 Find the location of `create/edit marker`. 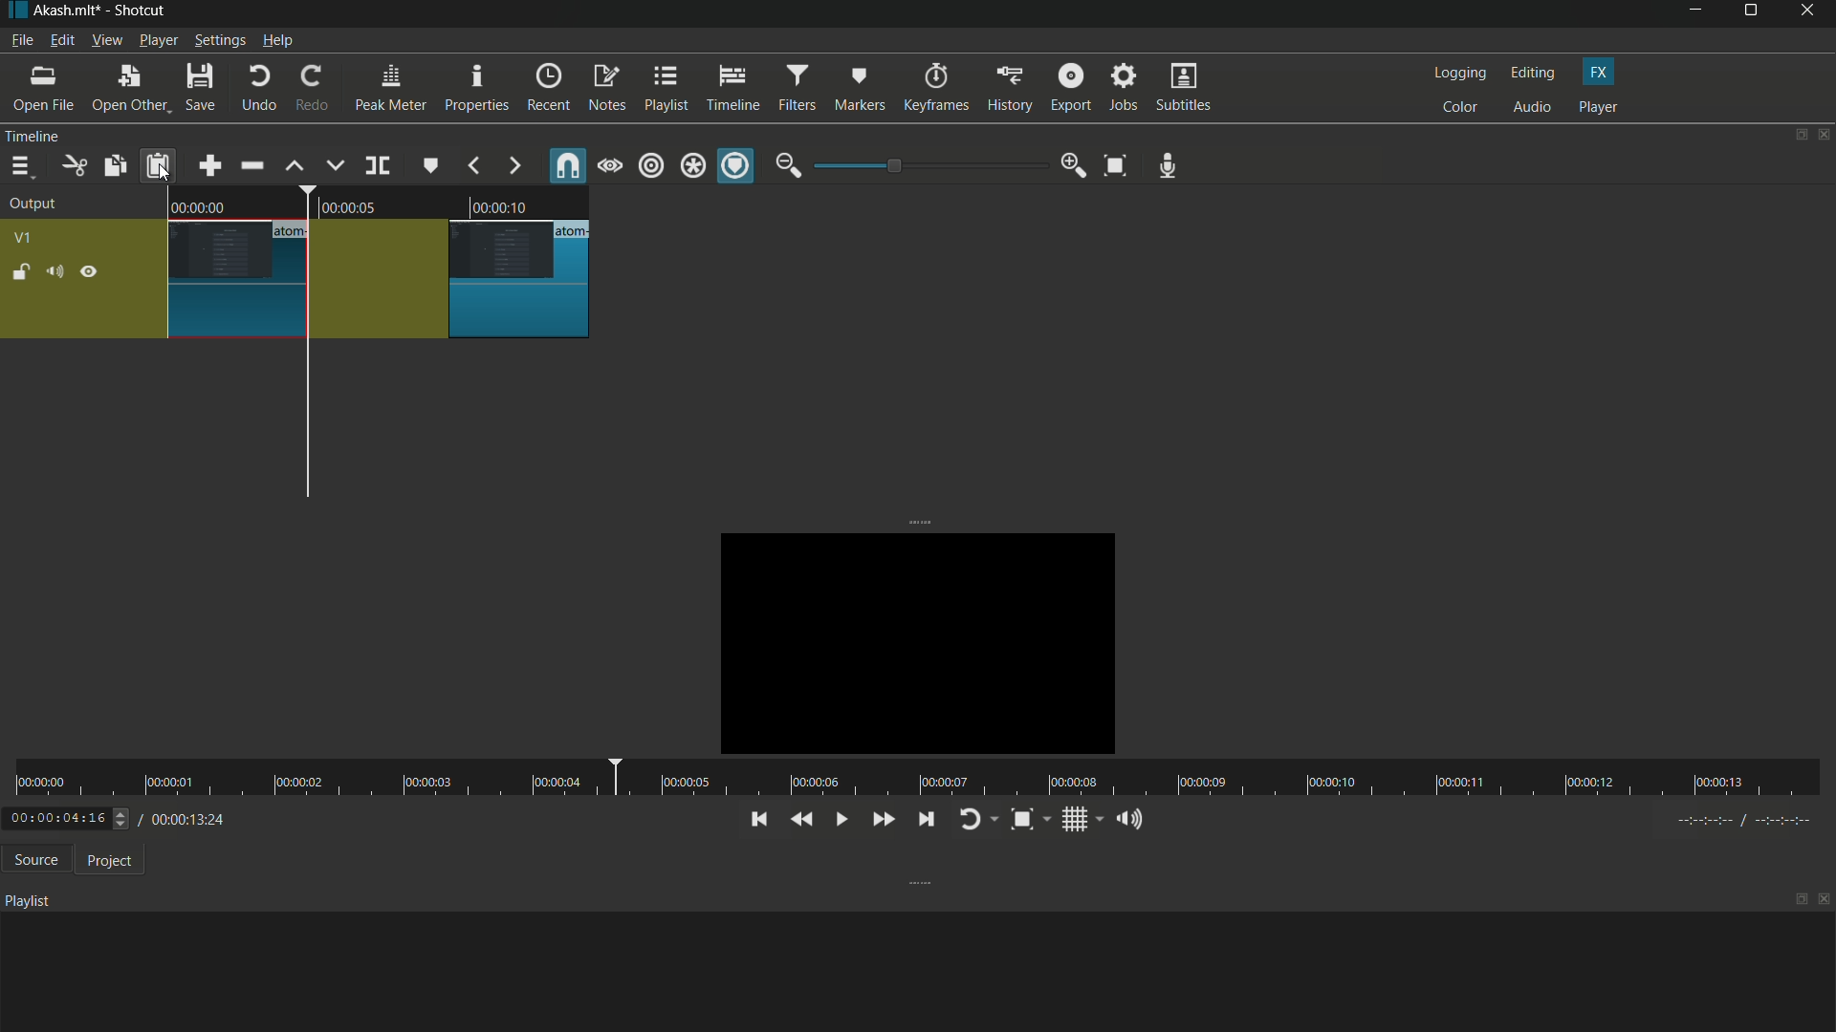

create/edit marker is located at coordinates (429, 164).